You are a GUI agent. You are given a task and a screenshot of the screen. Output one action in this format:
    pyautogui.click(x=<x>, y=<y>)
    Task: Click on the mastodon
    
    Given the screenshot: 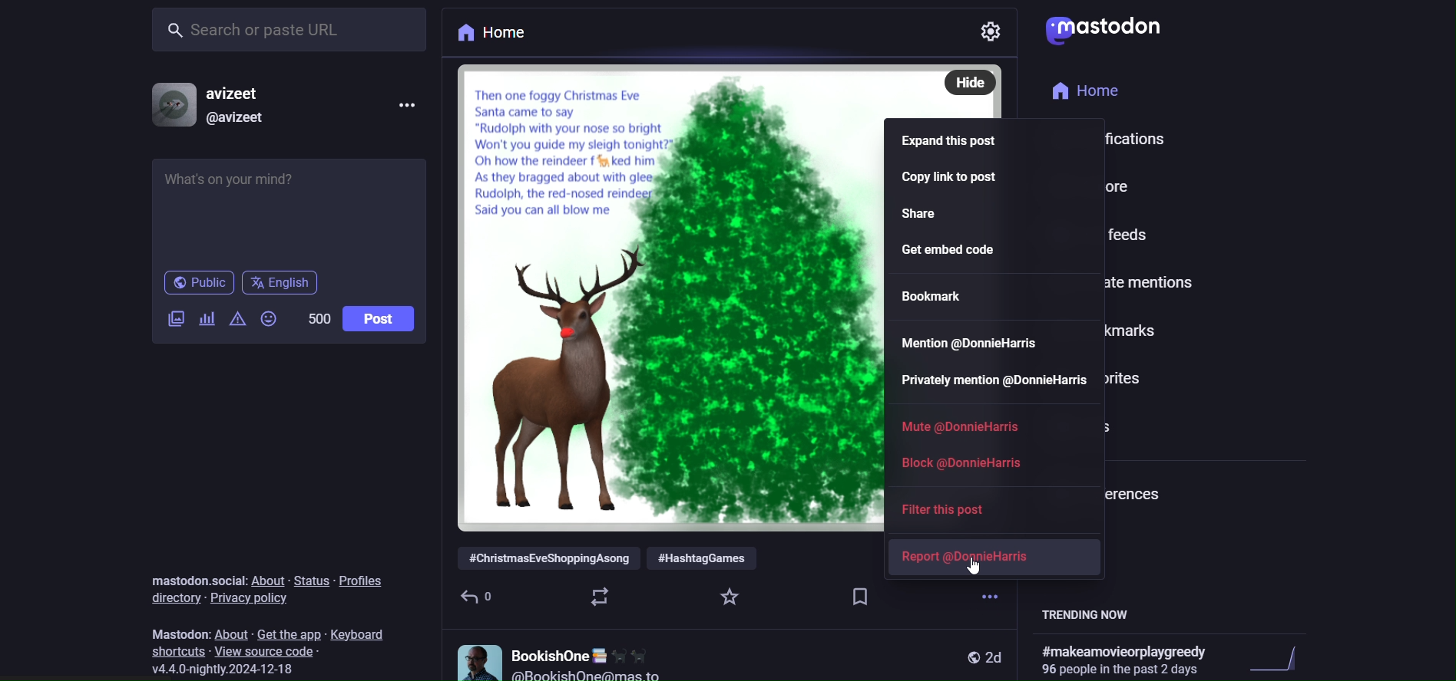 What is the action you would take?
    pyautogui.click(x=1102, y=28)
    